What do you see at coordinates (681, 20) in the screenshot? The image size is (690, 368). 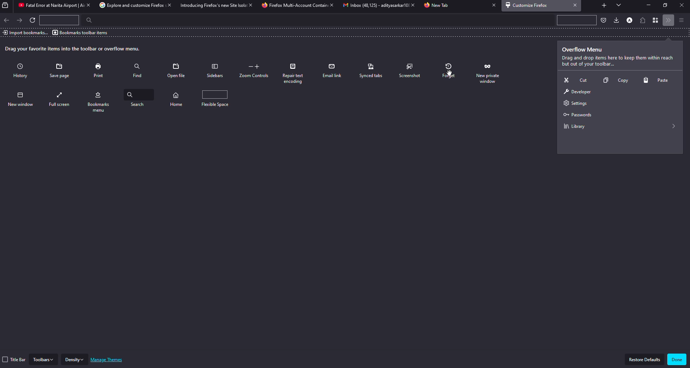 I see `menu` at bounding box center [681, 20].